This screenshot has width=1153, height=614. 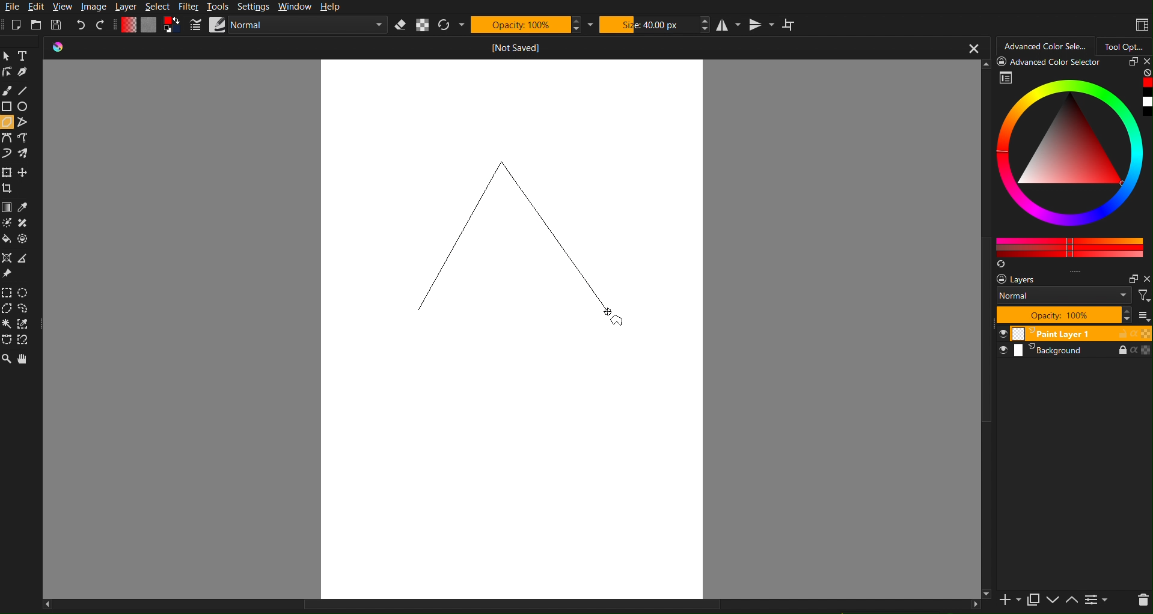 What do you see at coordinates (1146, 279) in the screenshot?
I see `close pane` at bounding box center [1146, 279].